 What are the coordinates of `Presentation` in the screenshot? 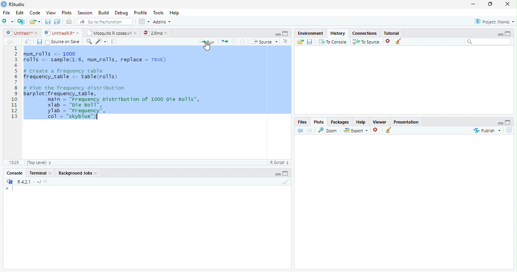 It's located at (406, 122).